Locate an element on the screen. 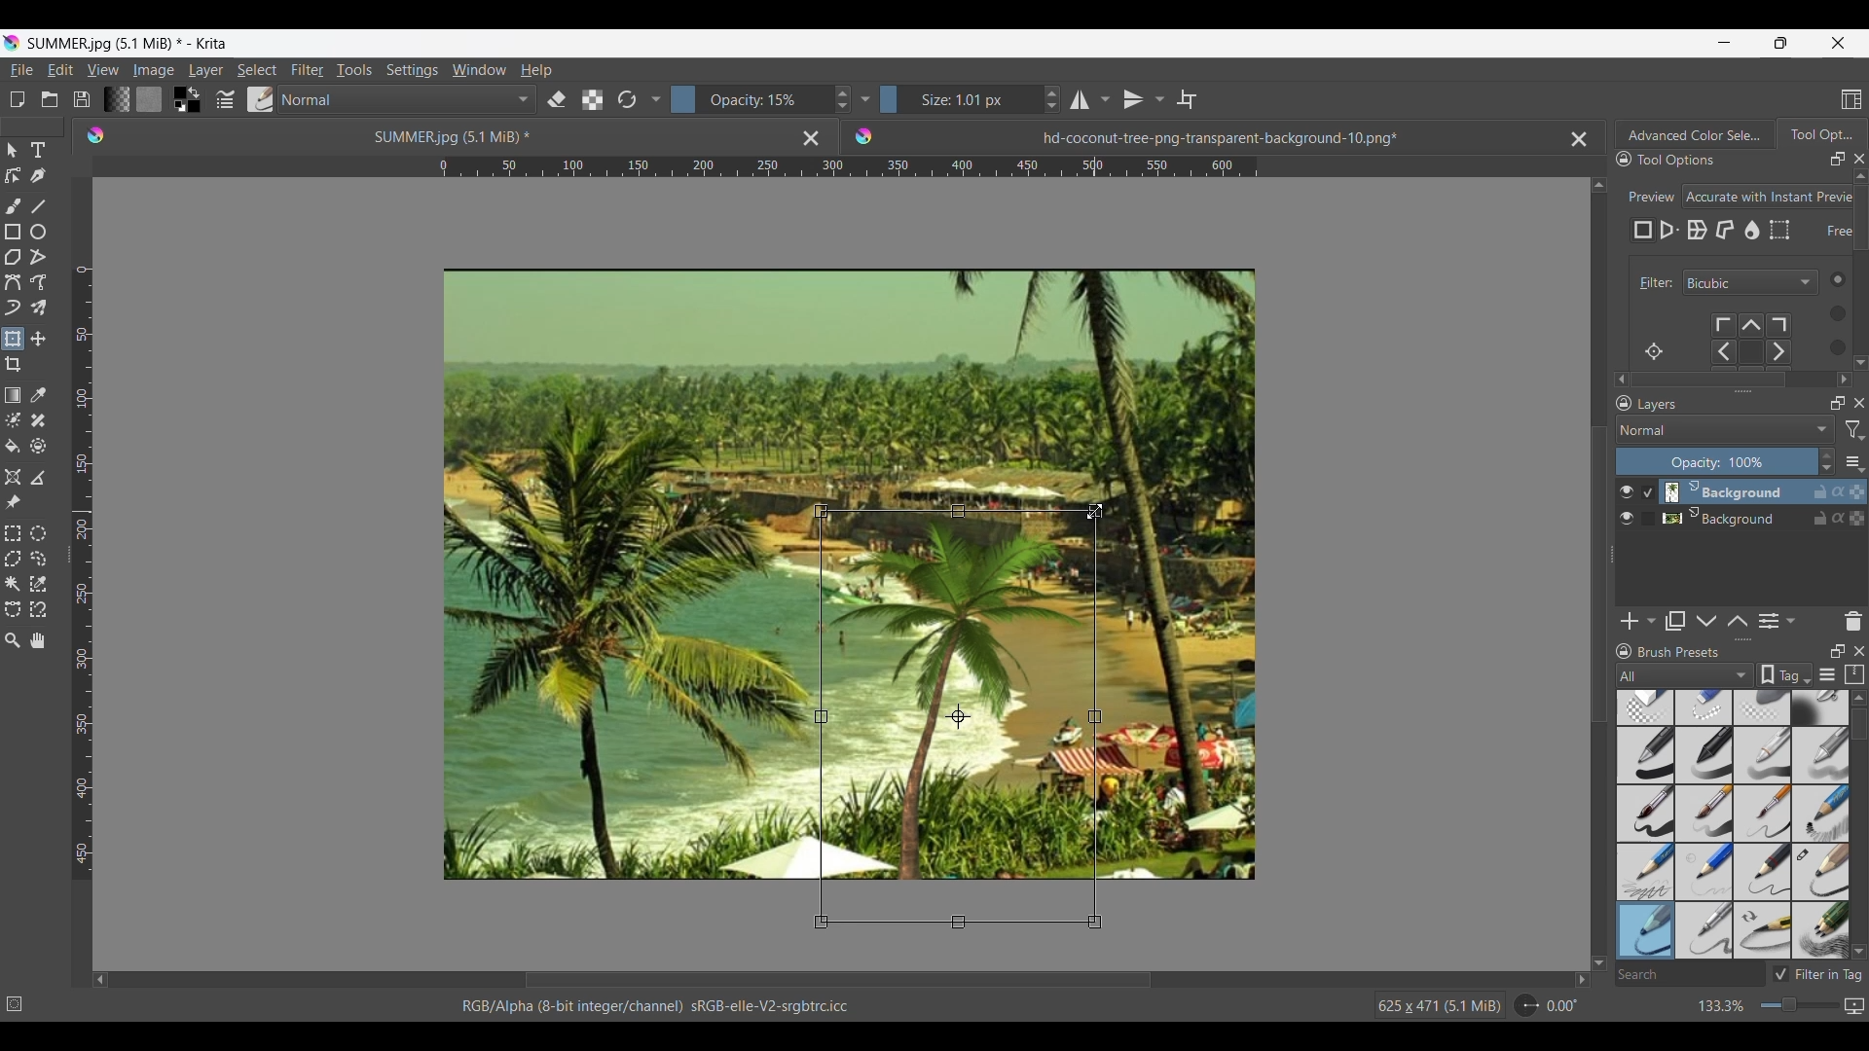  Right is located at coordinates (1576, 979).